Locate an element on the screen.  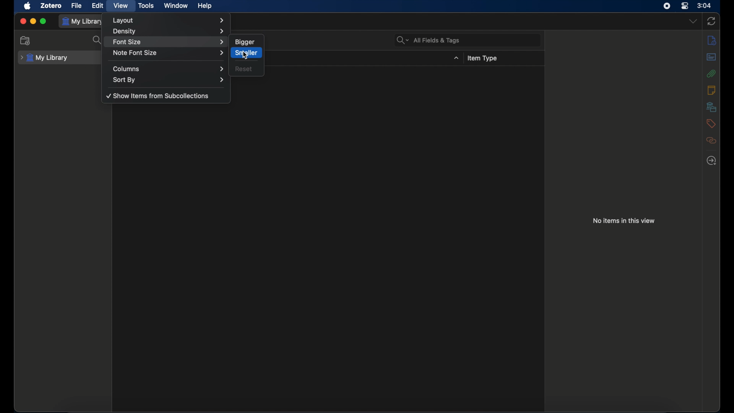
time is located at coordinates (704, 5).